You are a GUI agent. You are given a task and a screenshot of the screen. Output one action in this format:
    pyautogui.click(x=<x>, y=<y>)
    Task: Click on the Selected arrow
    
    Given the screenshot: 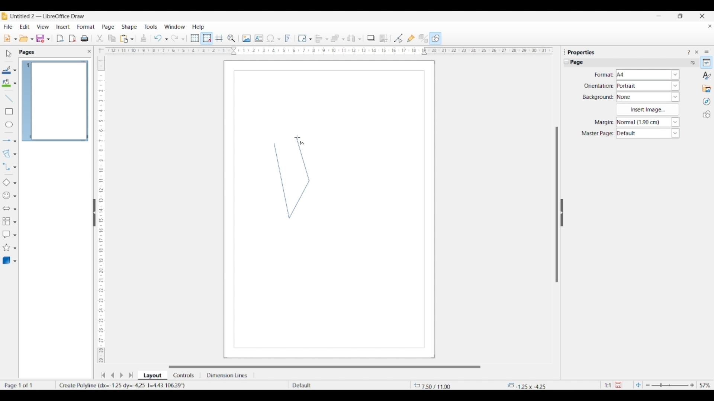 What is the action you would take?
    pyautogui.click(x=7, y=141)
    